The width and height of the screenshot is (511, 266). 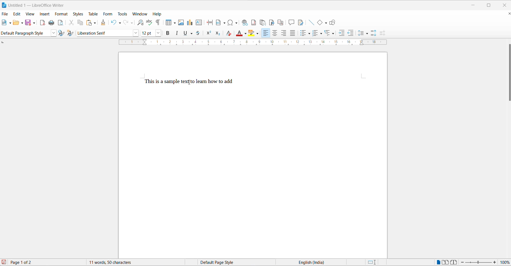 What do you see at coordinates (332, 22) in the screenshot?
I see `draw functions` at bounding box center [332, 22].